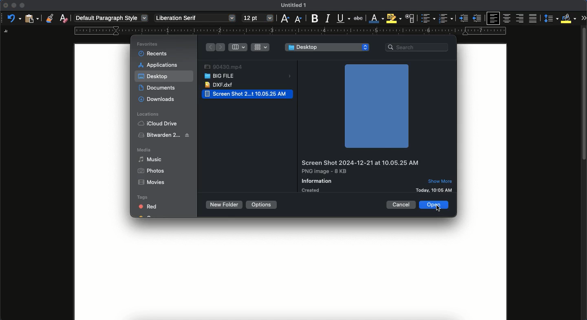 The height and width of the screenshot is (320, 587). What do you see at coordinates (549, 18) in the screenshot?
I see `paragraph spacing` at bounding box center [549, 18].